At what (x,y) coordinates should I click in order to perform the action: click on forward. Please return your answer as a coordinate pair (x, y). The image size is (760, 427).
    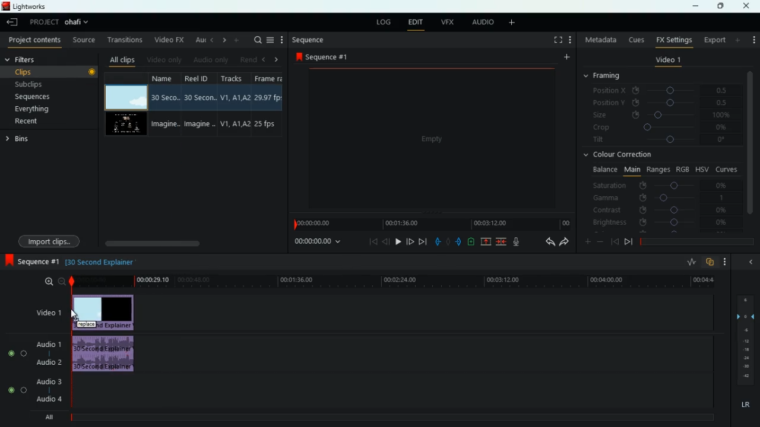
    Looking at the image, I should click on (410, 241).